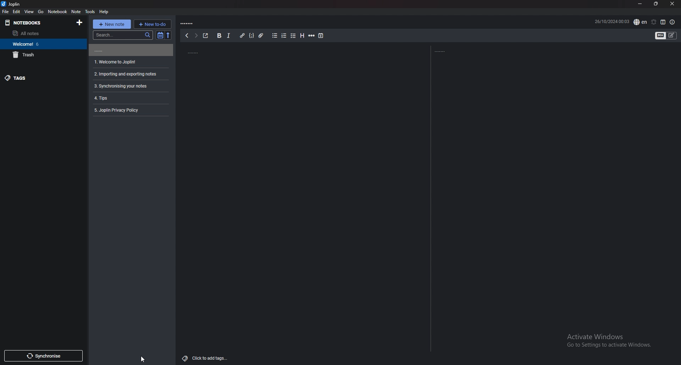  What do you see at coordinates (243, 35) in the screenshot?
I see `add hyperlink` at bounding box center [243, 35].